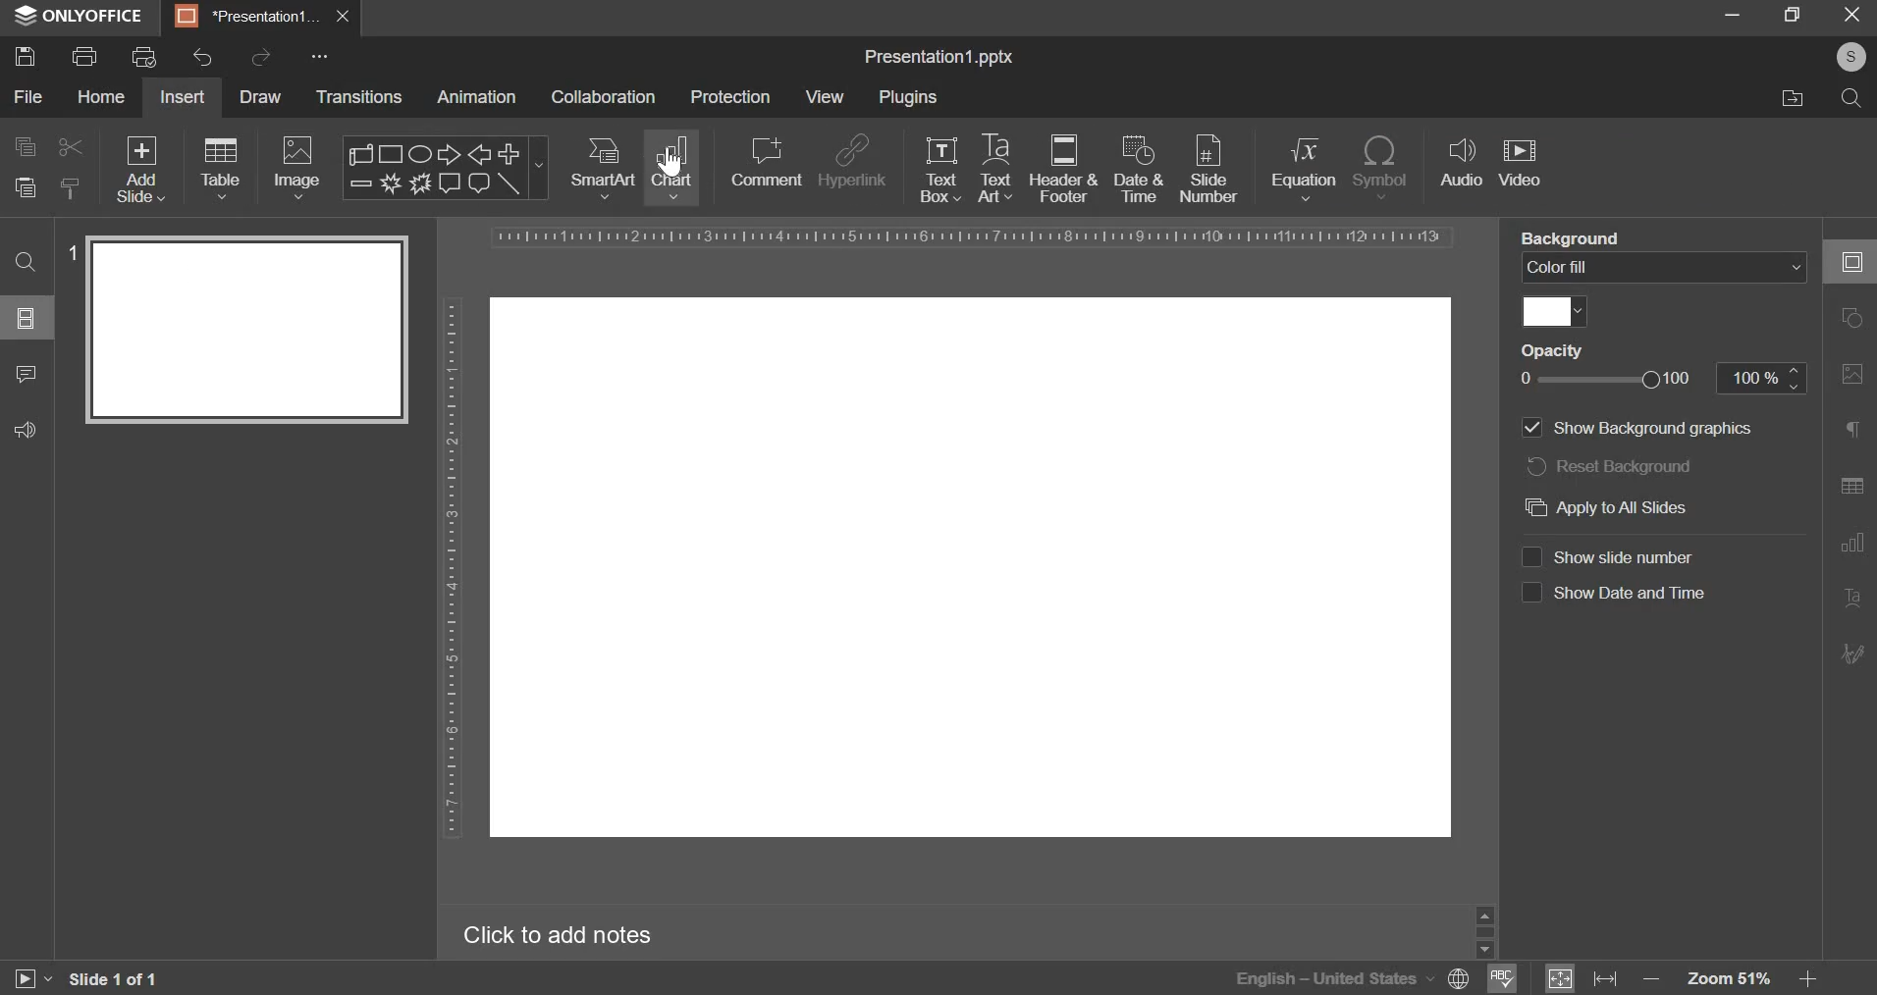 The height and width of the screenshot is (995, 1877). Describe the element at coordinates (325, 58) in the screenshot. I see `more options` at that location.